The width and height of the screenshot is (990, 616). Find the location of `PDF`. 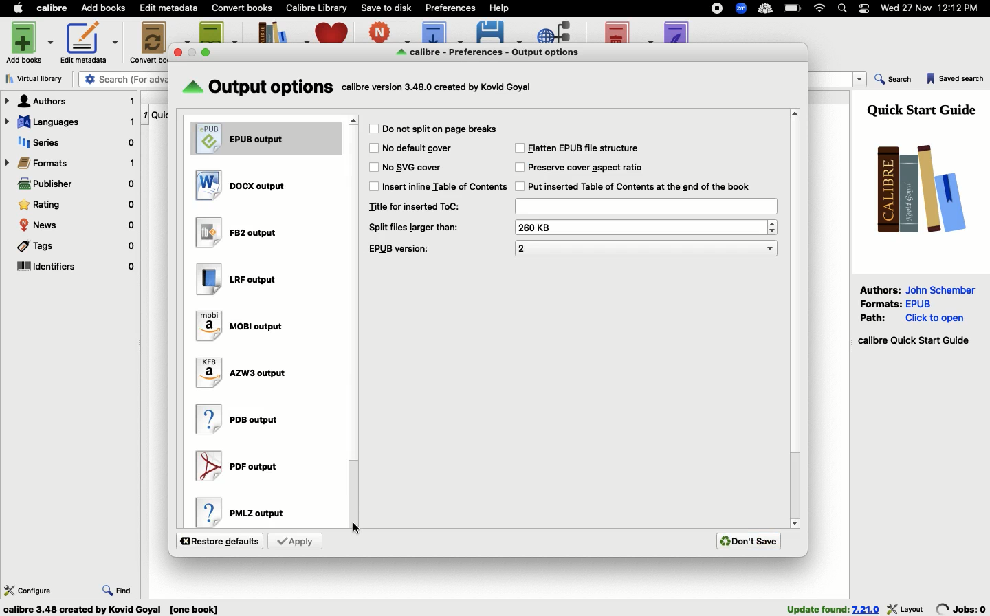

PDF is located at coordinates (244, 465).